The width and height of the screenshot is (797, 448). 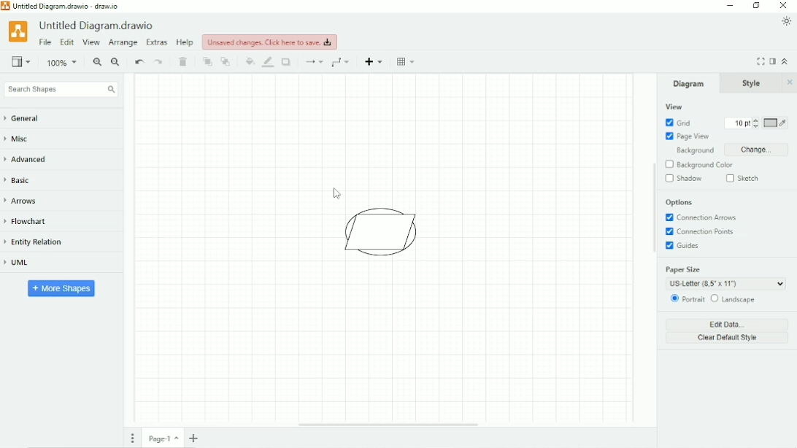 I want to click on Vertical scrollbar, so click(x=652, y=209).